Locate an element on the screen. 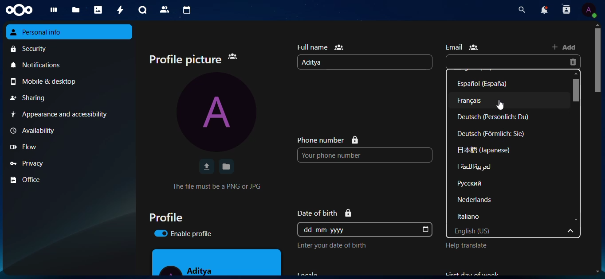 Image resolution: width=605 pixels, height=279 pixels. dashboard is located at coordinates (55, 10).